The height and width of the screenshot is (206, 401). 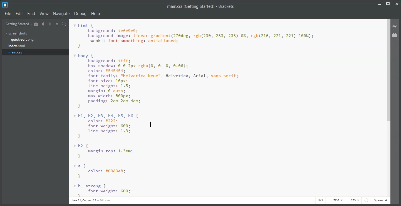 I want to click on Extension Manager, so click(x=397, y=35).